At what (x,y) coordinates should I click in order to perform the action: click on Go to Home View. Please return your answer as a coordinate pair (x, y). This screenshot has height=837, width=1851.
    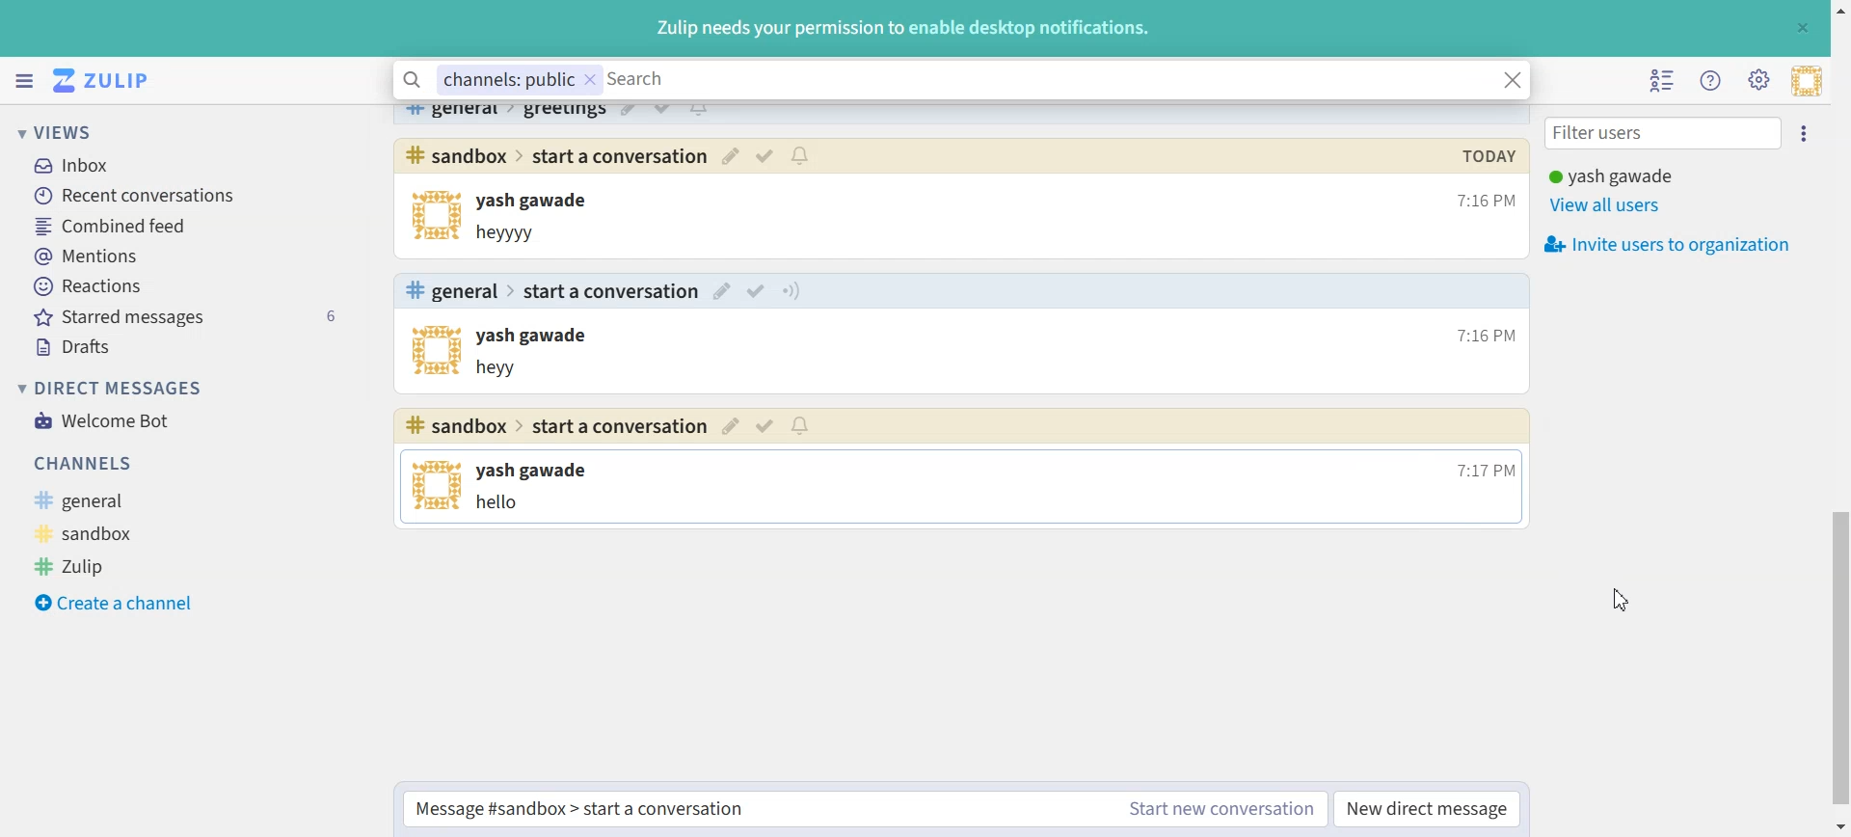
    Looking at the image, I should click on (109, 81).